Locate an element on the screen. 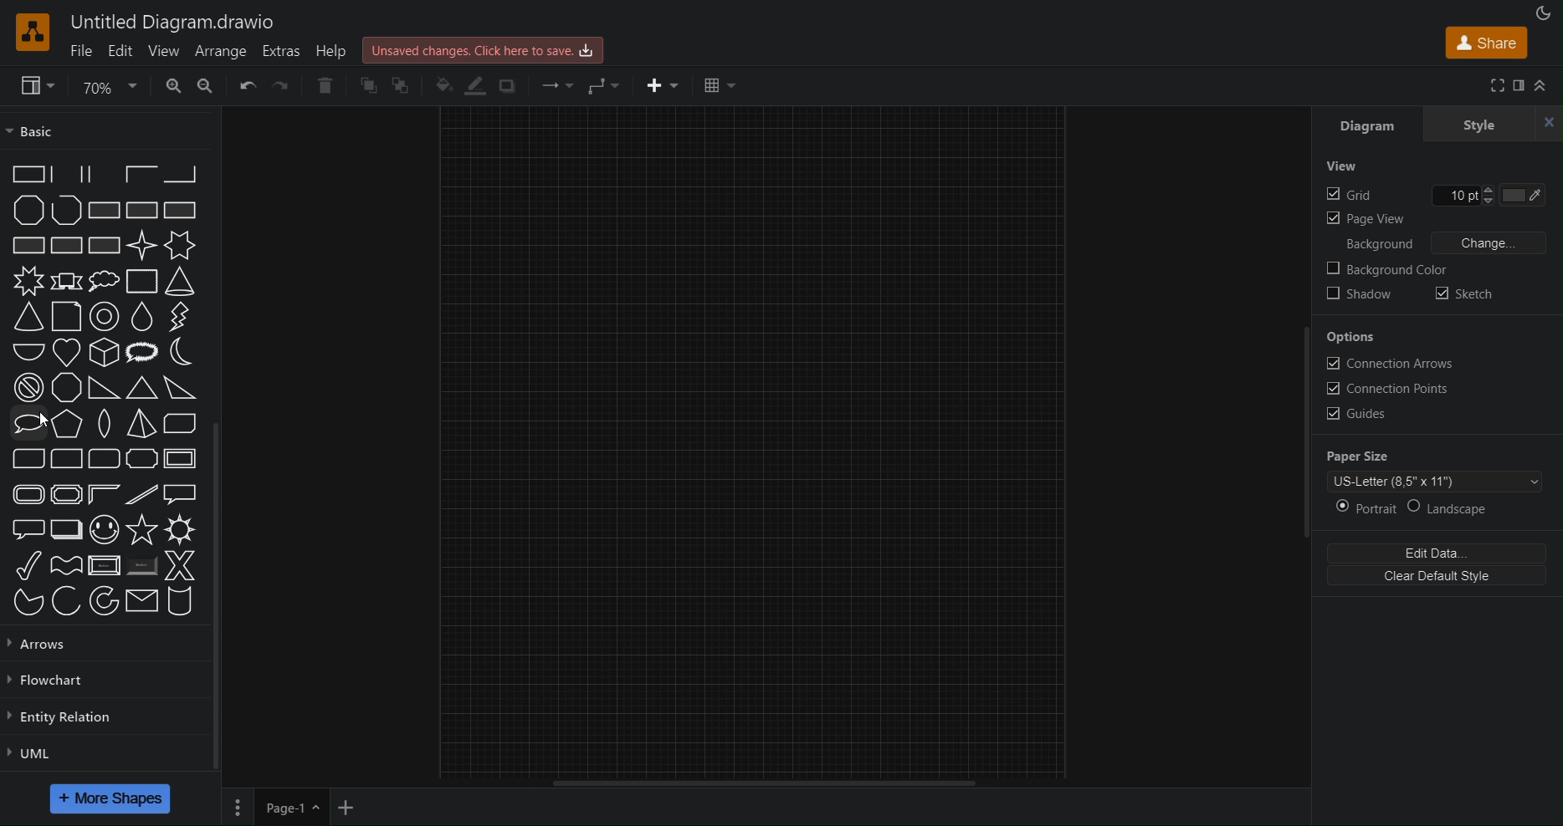 The image size is (1563, 826). Partial Rectangle is located at coordinates (141, 175).